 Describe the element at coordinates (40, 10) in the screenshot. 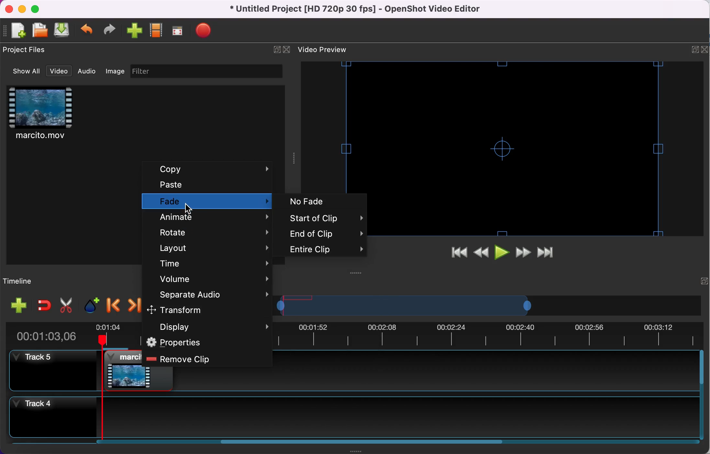

I see `maximize` at that location.